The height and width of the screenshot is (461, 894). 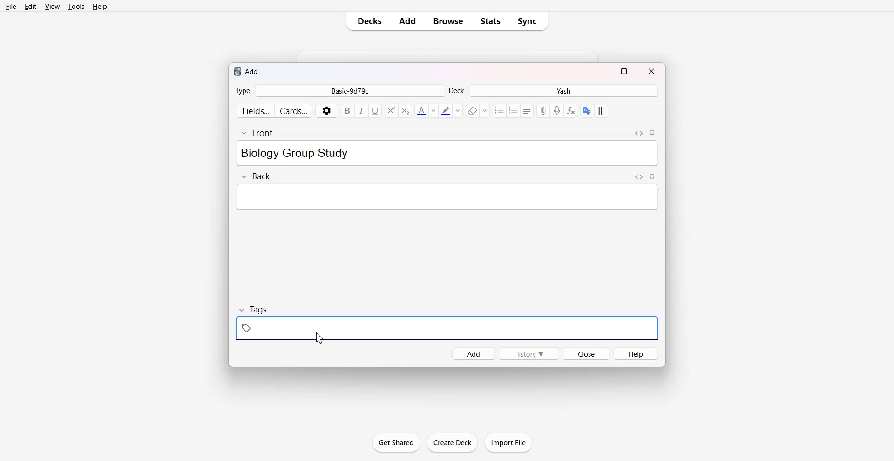 I want to click on Subscript, so click(x=391, y=111).